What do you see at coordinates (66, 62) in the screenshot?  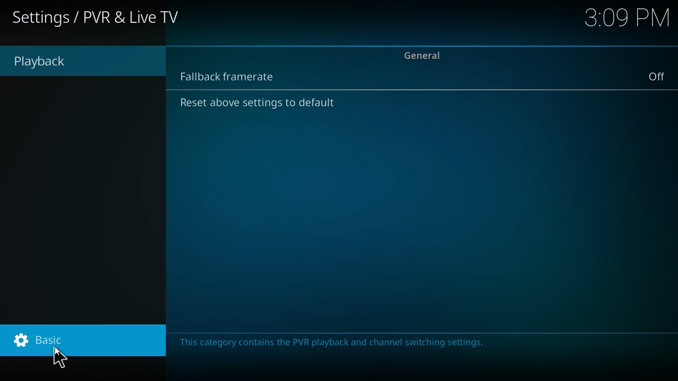 I see `playback ` at bounding box center [66, 62].